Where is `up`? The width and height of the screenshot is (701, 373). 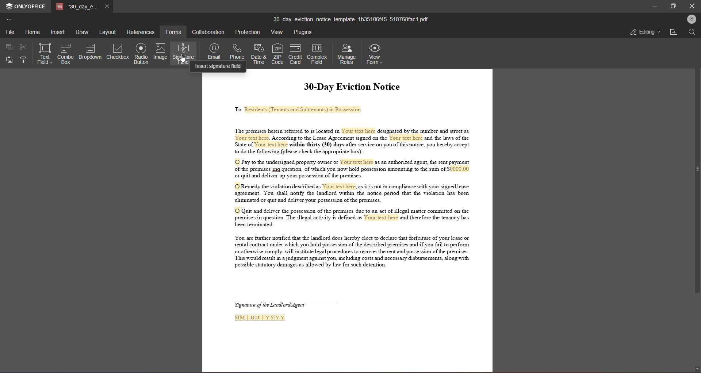
up is located at coordinates (696, 42).